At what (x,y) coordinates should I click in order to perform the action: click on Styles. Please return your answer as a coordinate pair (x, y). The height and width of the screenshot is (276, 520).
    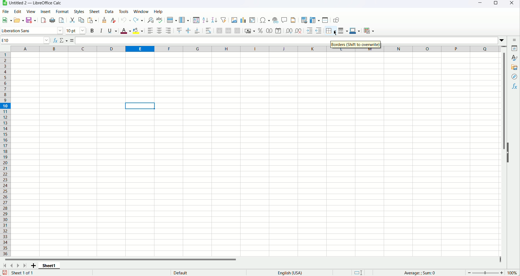
    Looking at the image, I should click on (80, 11).